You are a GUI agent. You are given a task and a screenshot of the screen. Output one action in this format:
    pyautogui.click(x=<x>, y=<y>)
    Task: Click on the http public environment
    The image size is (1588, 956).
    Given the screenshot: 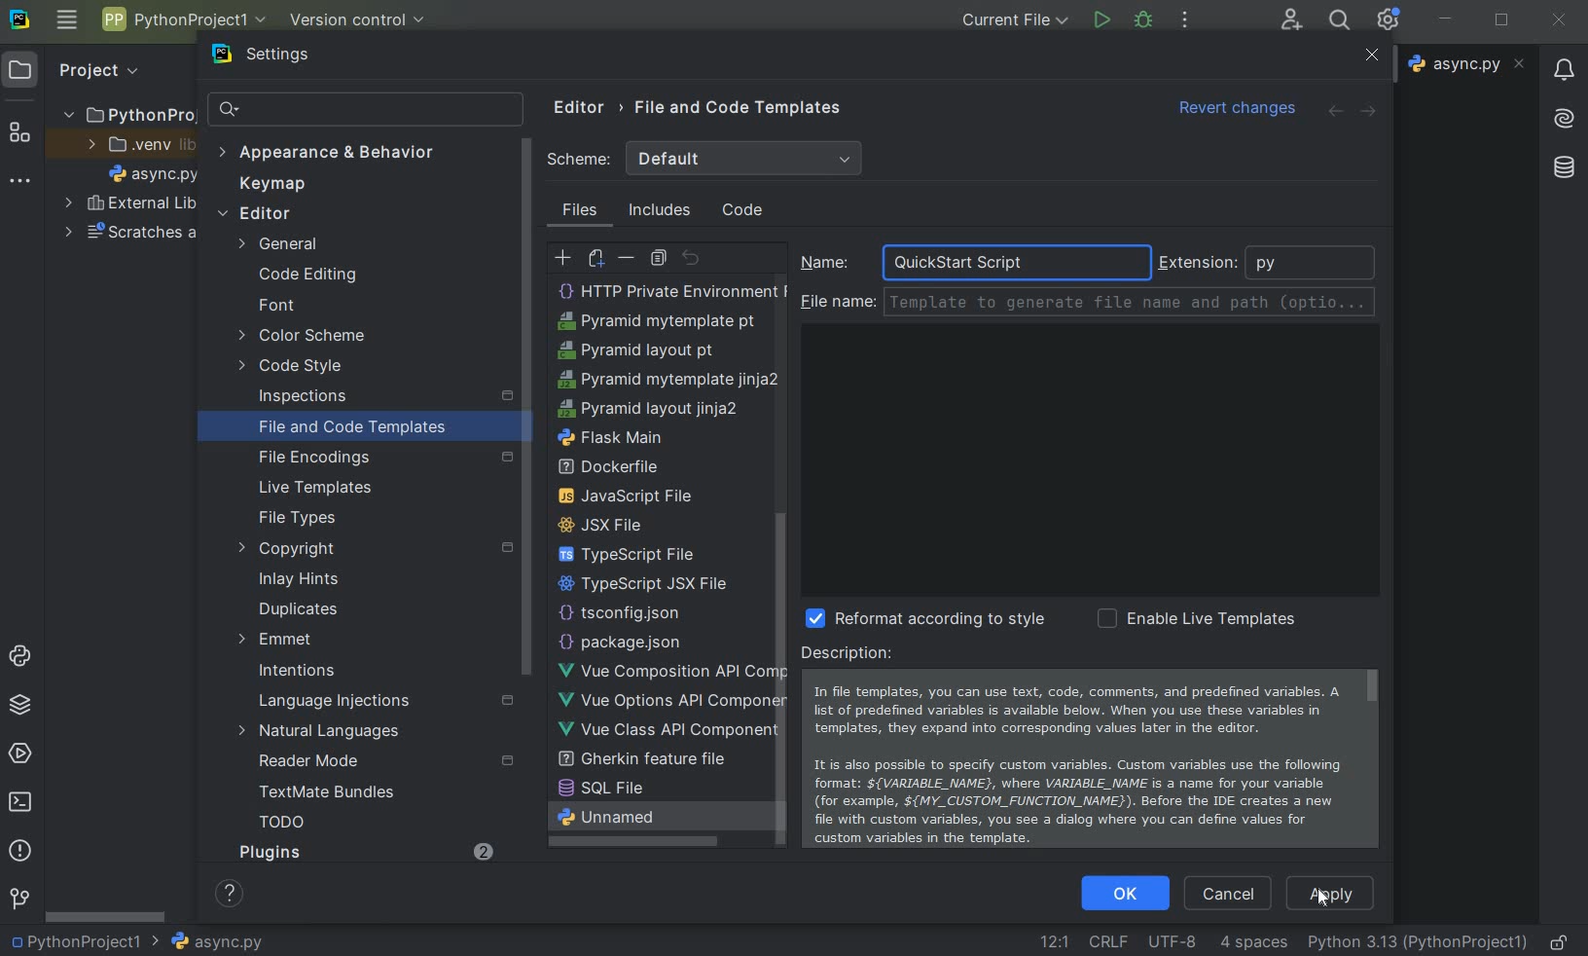 What is the action you would take?
    pyautogui.click(x=669, y=668)
    